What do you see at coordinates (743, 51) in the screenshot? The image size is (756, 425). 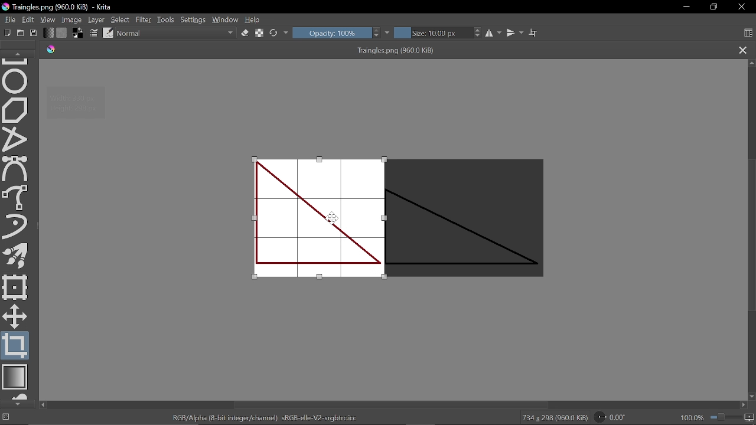 I see `Close tab` at bounding box center [743, 51].